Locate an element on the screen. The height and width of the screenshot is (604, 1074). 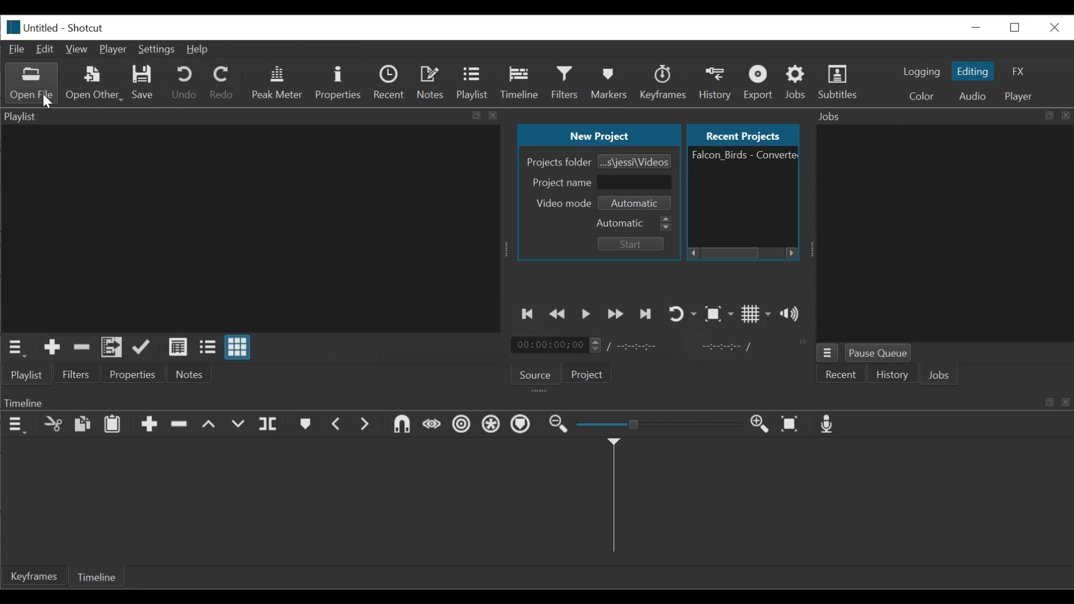
Scroll left is located at coordinates (691, 254).